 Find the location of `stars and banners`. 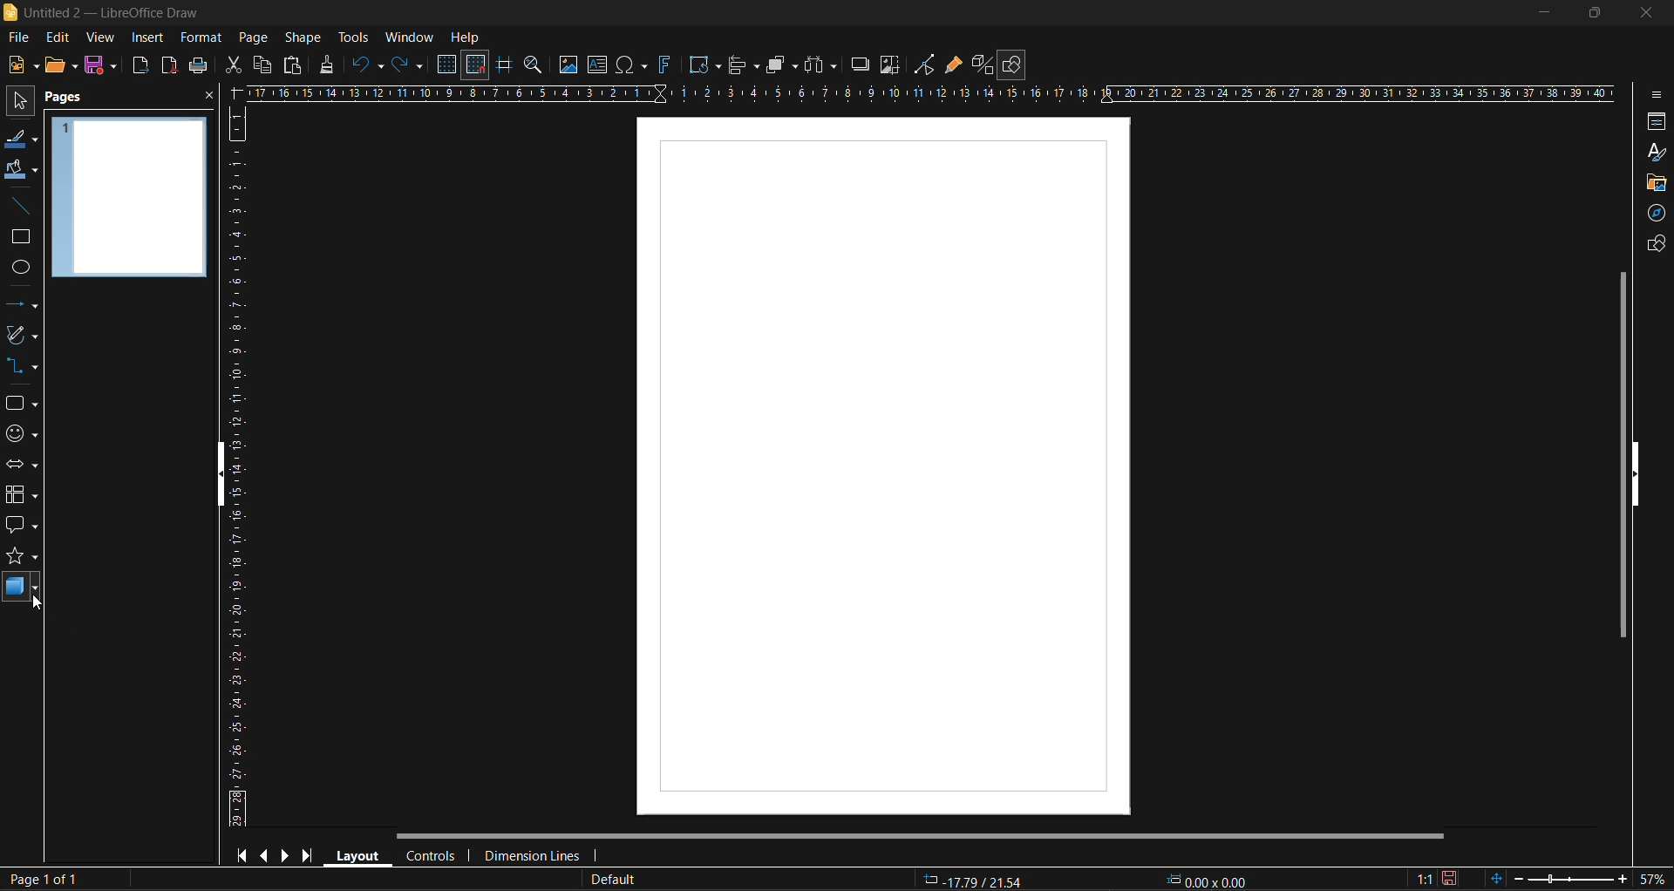

stars and banners is located at coordinates (21, 560).